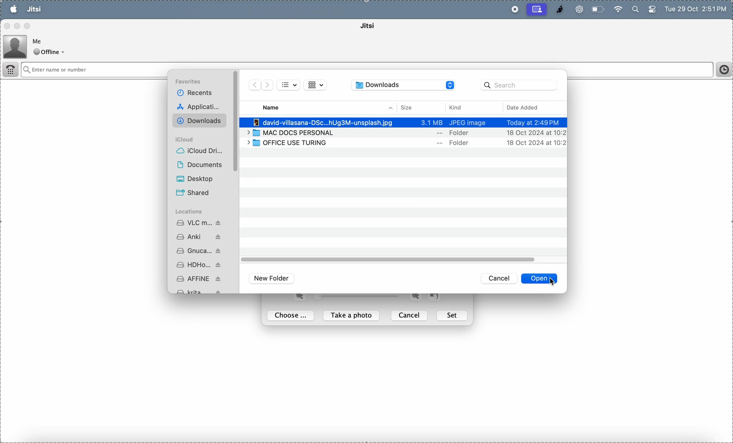  What do you see at coordinates (201, 291) in the screenshot?
I see `krita` at bounding box center [201, 291].